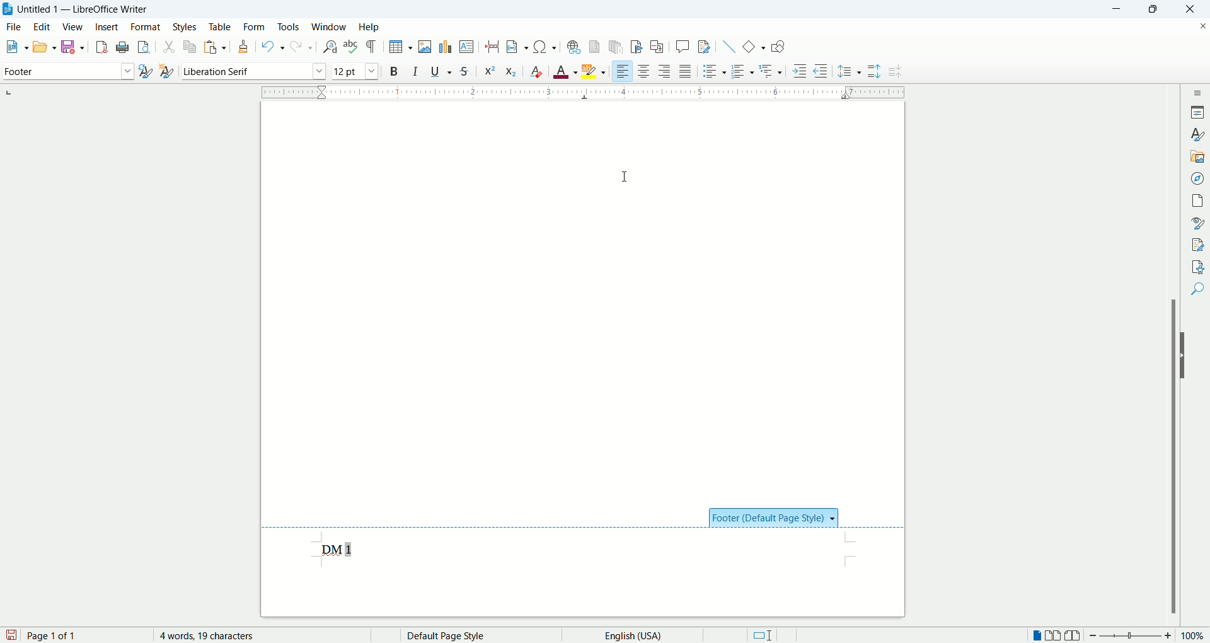 The image size is (1210, 643). What do you see at coordinates (594, 72) in the screenshot?
I see `text highlighting` at bounding box center [594, 72].